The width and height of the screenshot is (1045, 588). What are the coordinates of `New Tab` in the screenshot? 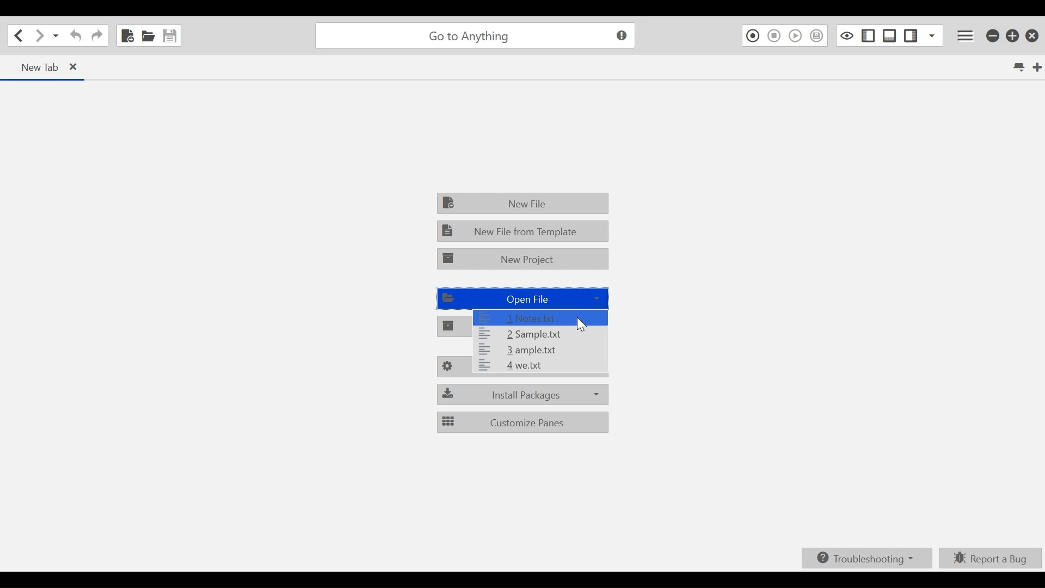 It's located at (45, 67).